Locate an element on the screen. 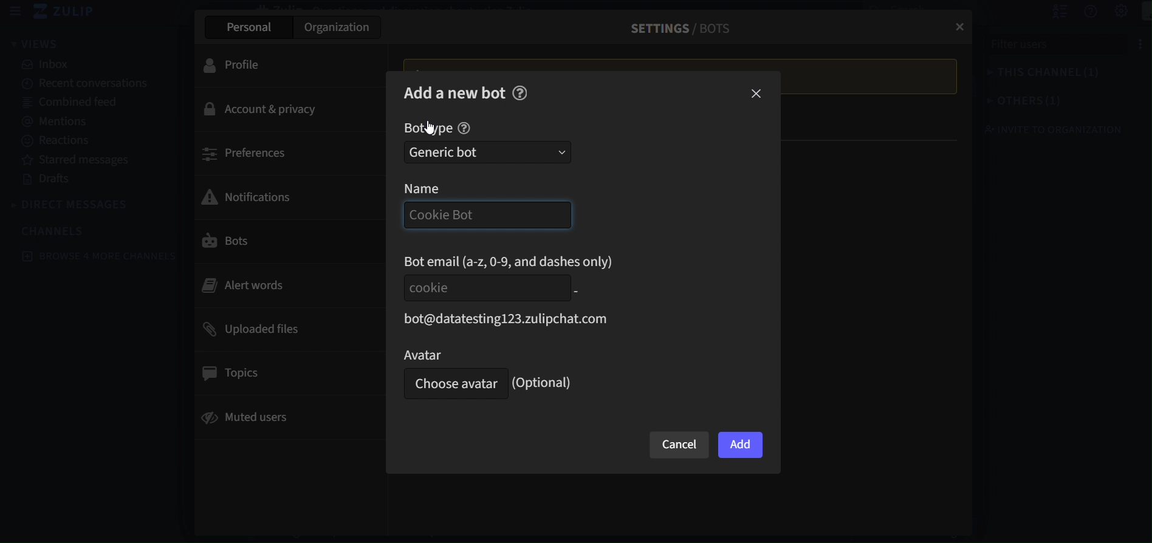 This screenshot has width=1152, height=543. bots is located at coordinates (283, 242).